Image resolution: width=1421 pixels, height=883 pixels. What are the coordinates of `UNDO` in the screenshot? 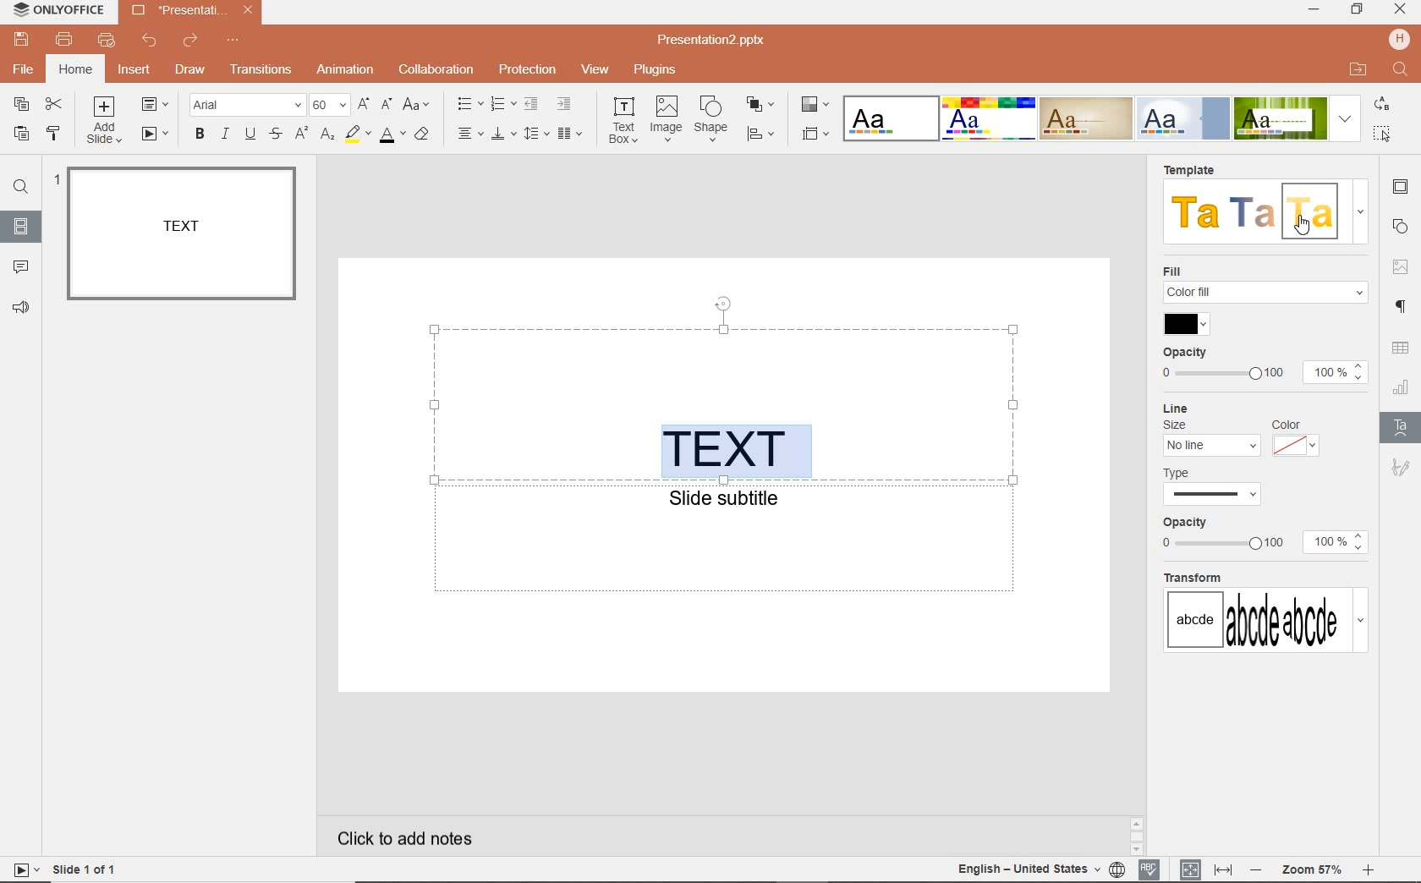 It's located at (150, 40).